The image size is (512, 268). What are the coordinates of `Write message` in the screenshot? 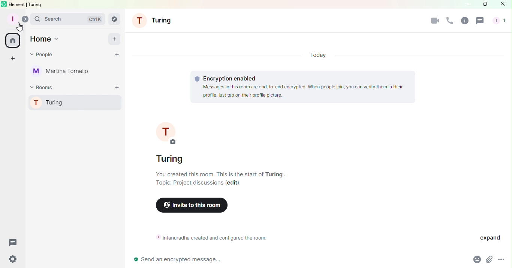 It's located at (295, 259).